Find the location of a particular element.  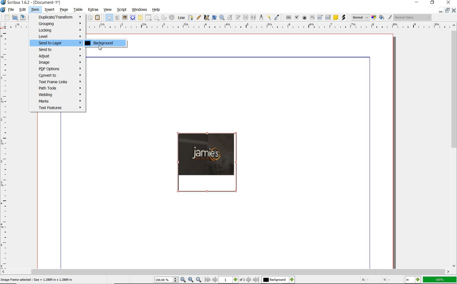

toggle color management is located at coordinates (373, 18).